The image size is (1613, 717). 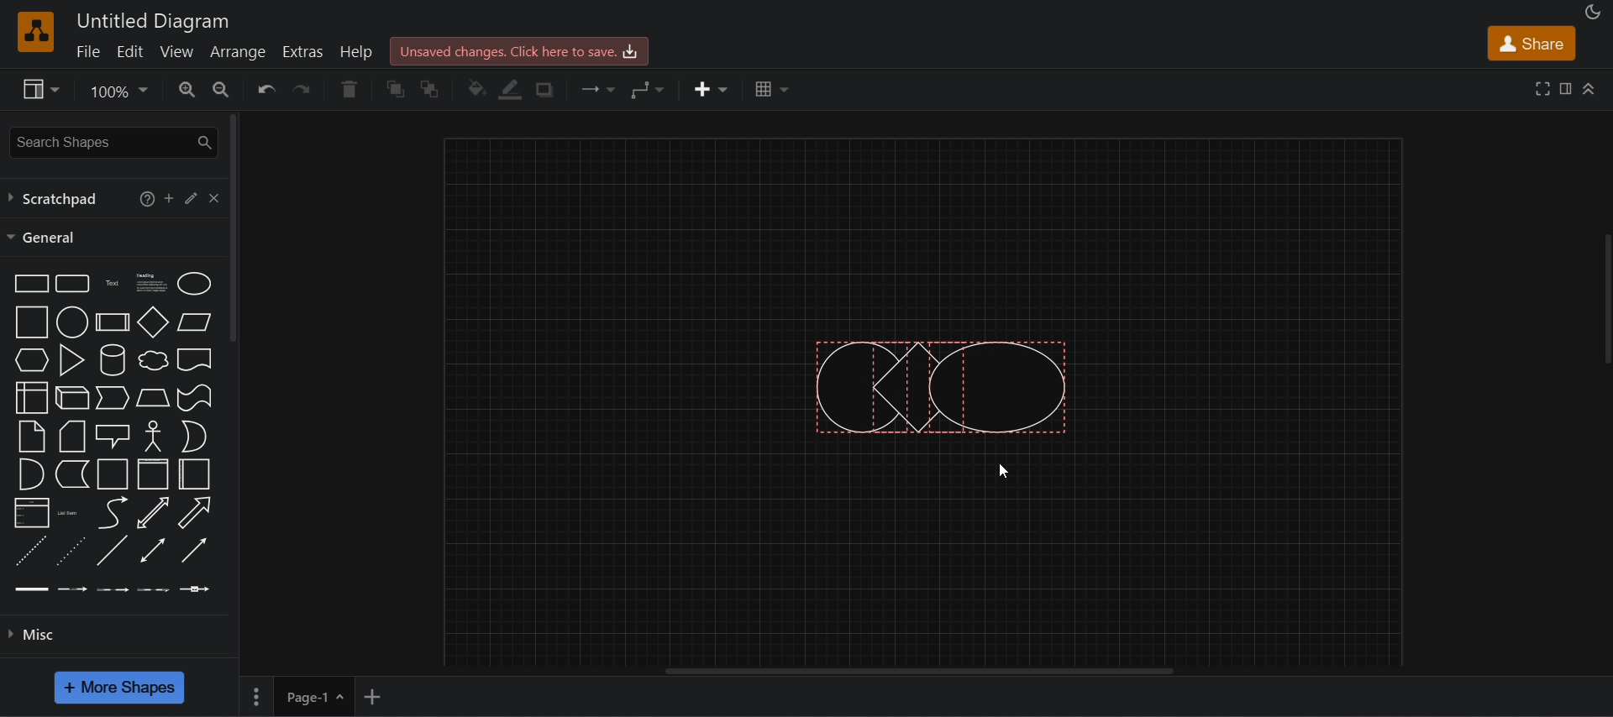 What do you see at coordinates (121, 632) in the screenshot?
I see `misc` at bounding box center [121, 632].